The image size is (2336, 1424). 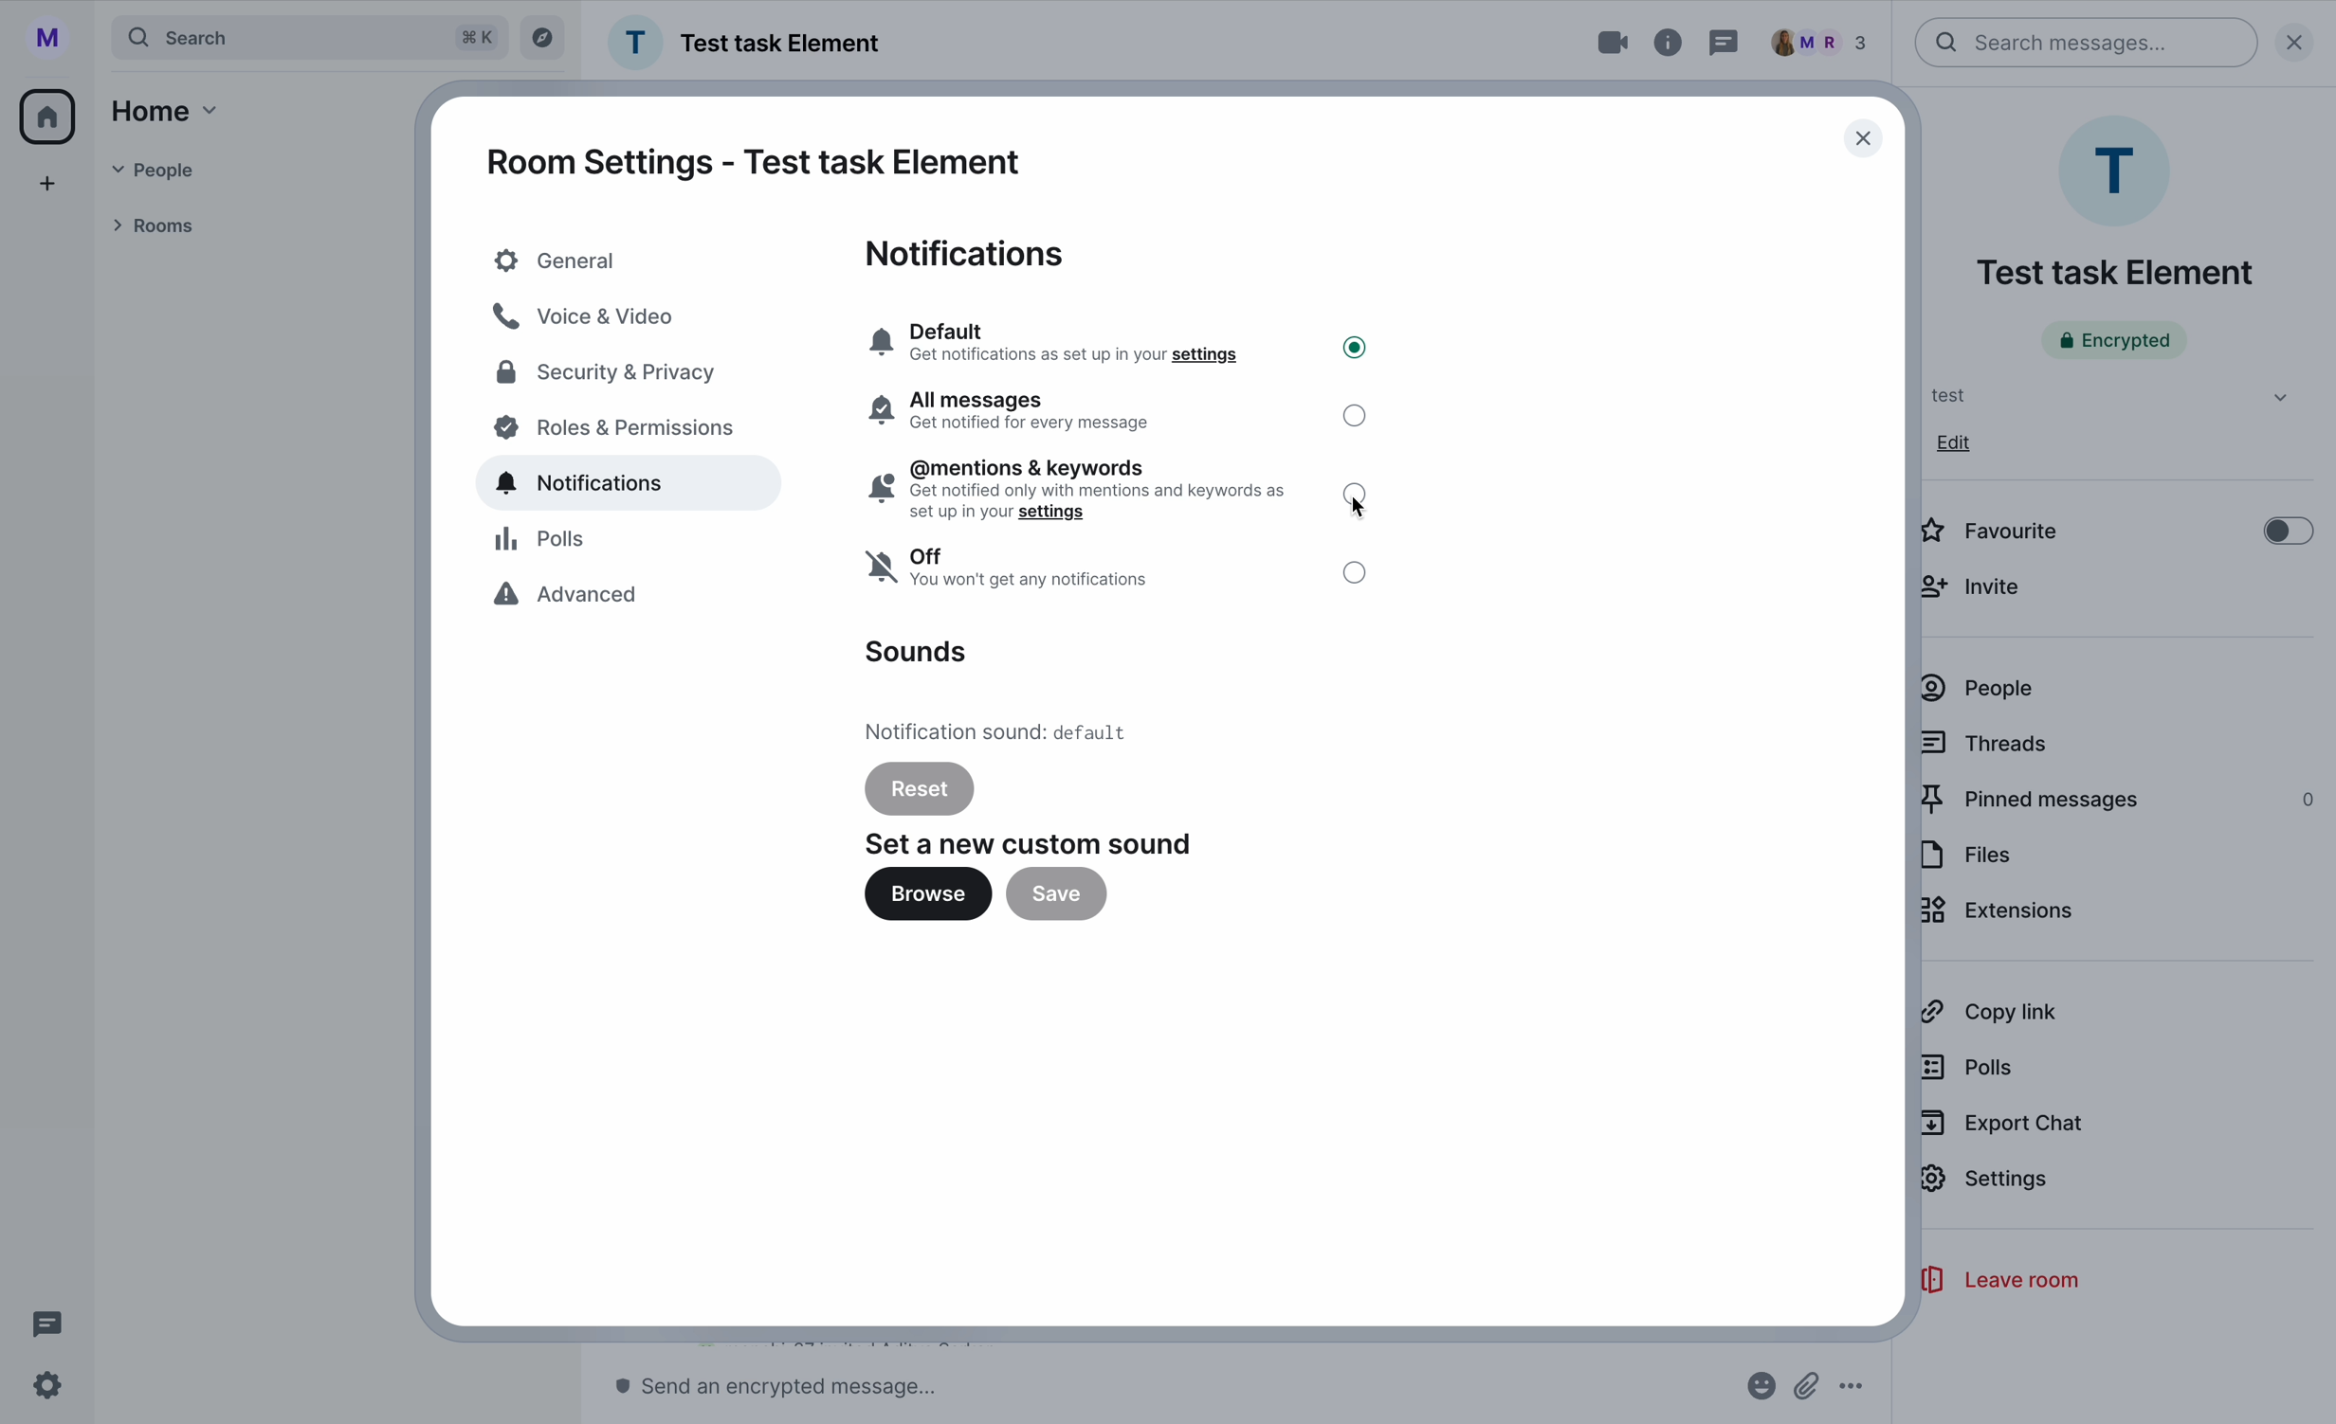 What do you see at coordinates (617, 431) in the screenshot?
I see `poles and permissions` at bounding box center [617, 431].